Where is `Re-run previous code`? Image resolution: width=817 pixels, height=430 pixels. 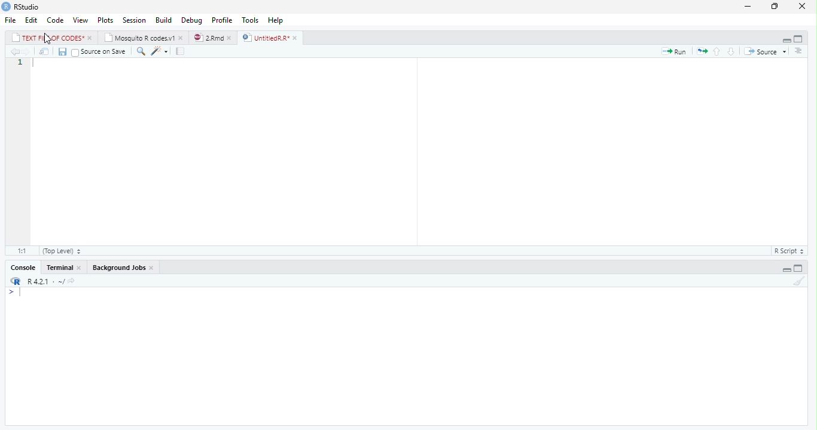 Re-run previous code is located at coordinates (702, 51).